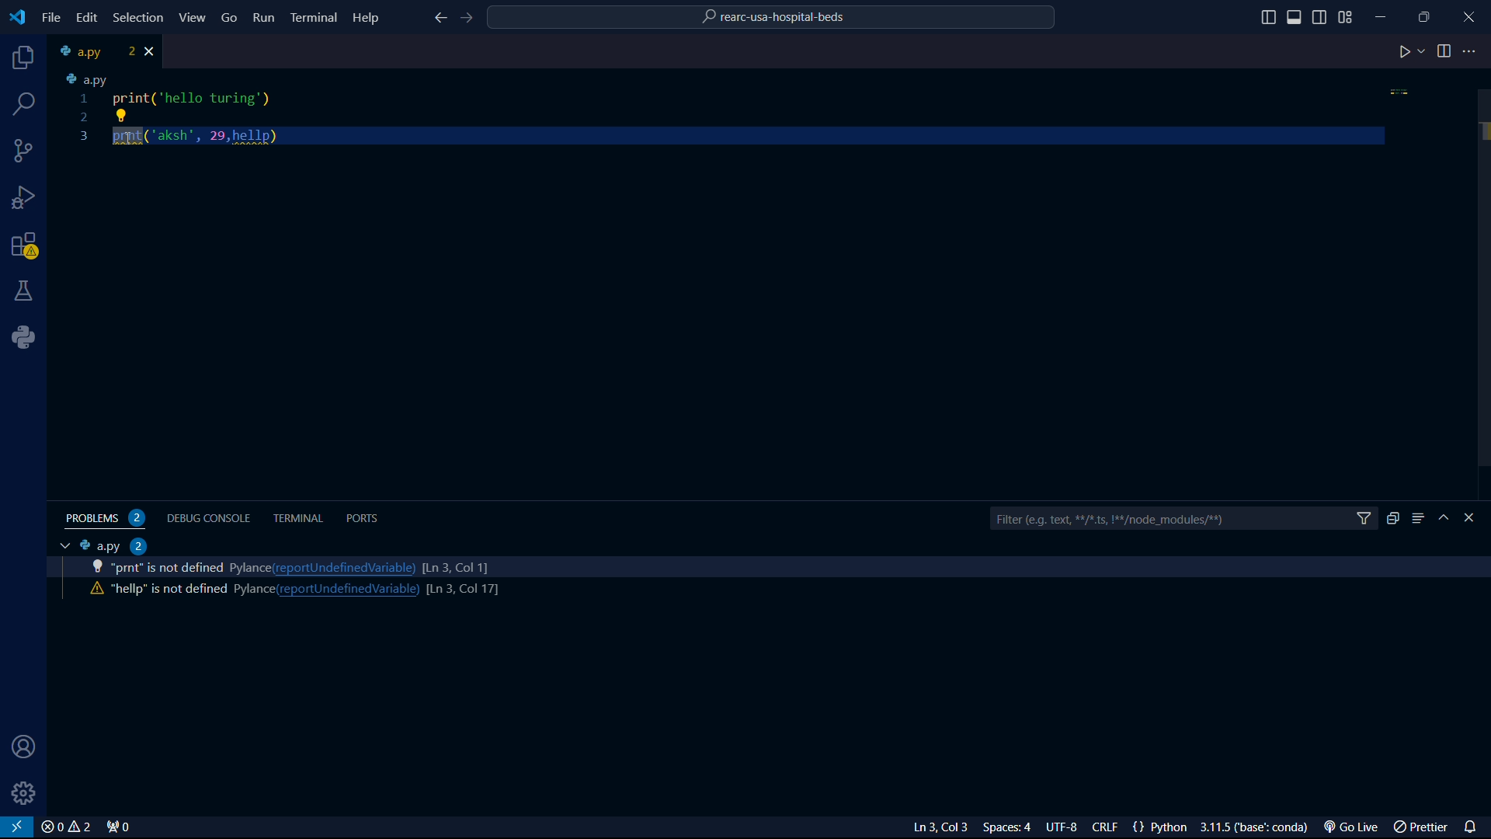 This screenshot has width=1491, height=839. I want to click on code python, so click(734, 111).